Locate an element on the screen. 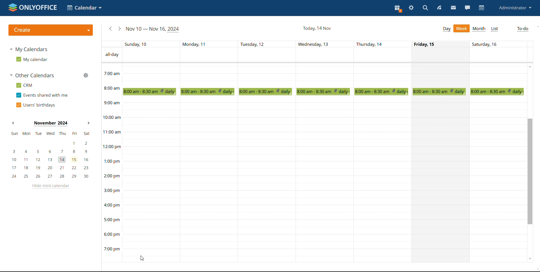 The width and height of the screenshot is (540, 272). current week is located at coordinates (153, 29).